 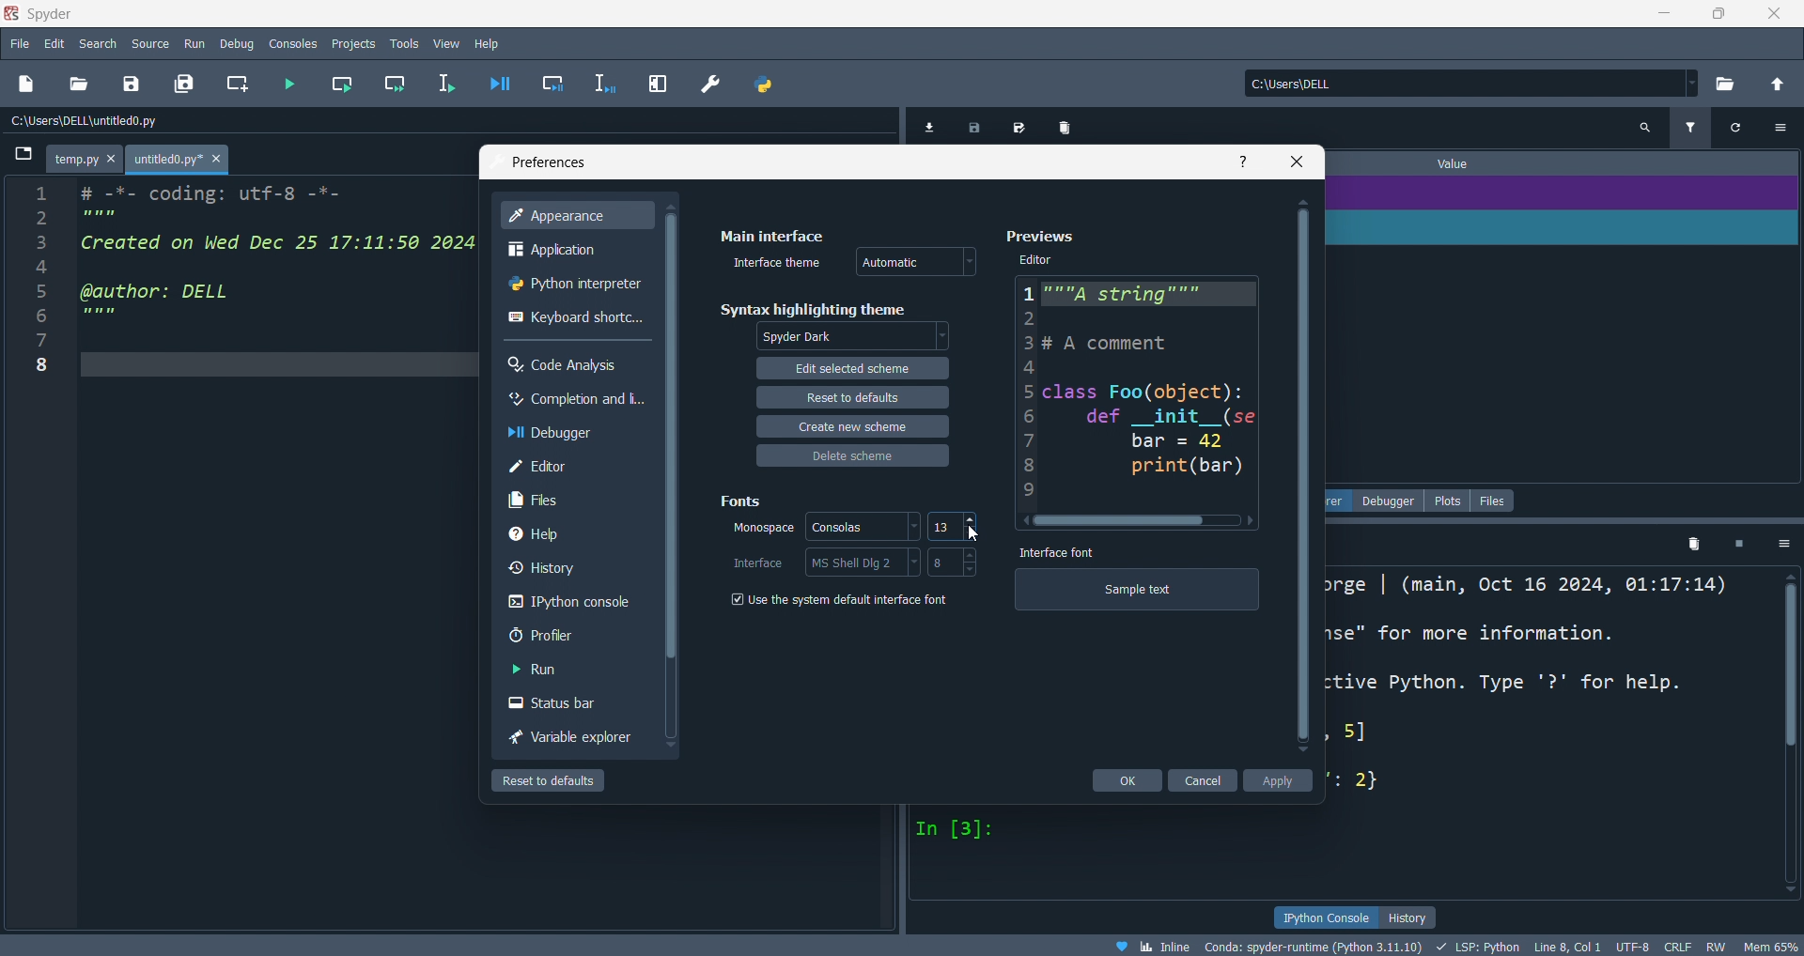 What do you see at coordinates (1301, 479) in the screenshot?
I see `scroll bar` at bounding box center [1301, 479].